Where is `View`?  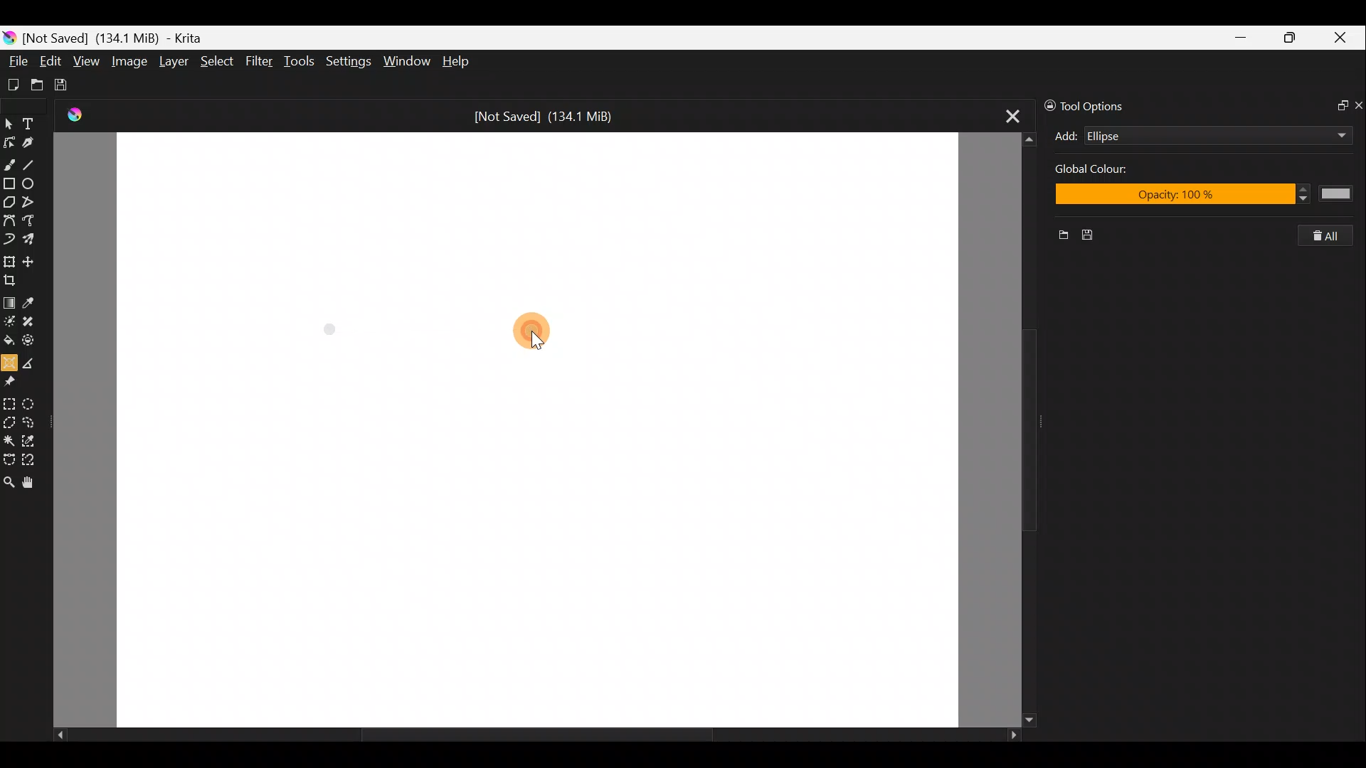 View is located at coordinates (87, 62).